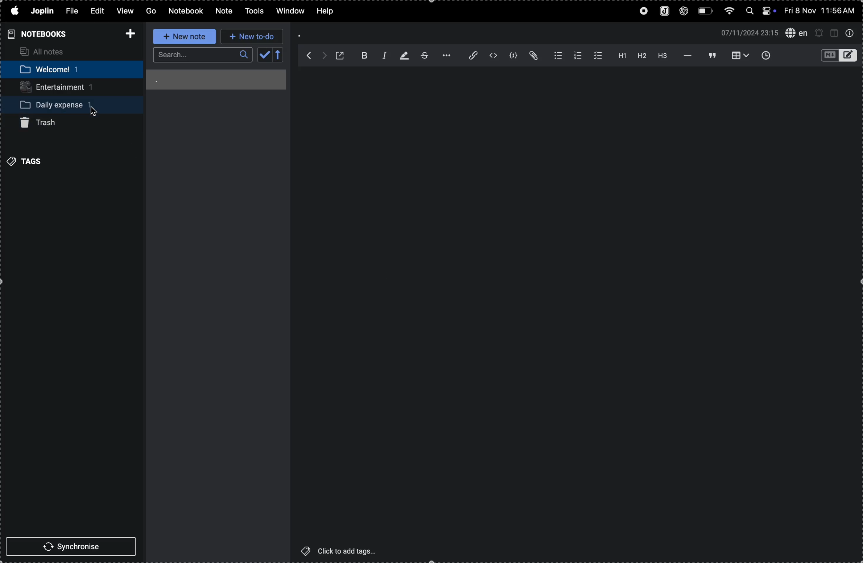 This screenshot has width=863, height=563. What do you see at coordinates (535, 56) in the screenshot?
I see `attach file` at bounding box center [535, 56].